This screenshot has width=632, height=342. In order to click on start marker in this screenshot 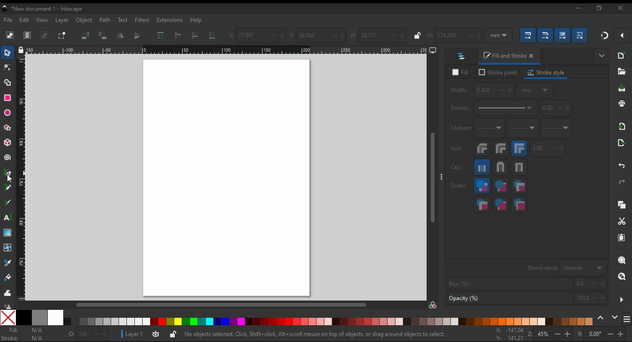, I will do `click(490, 128)`.